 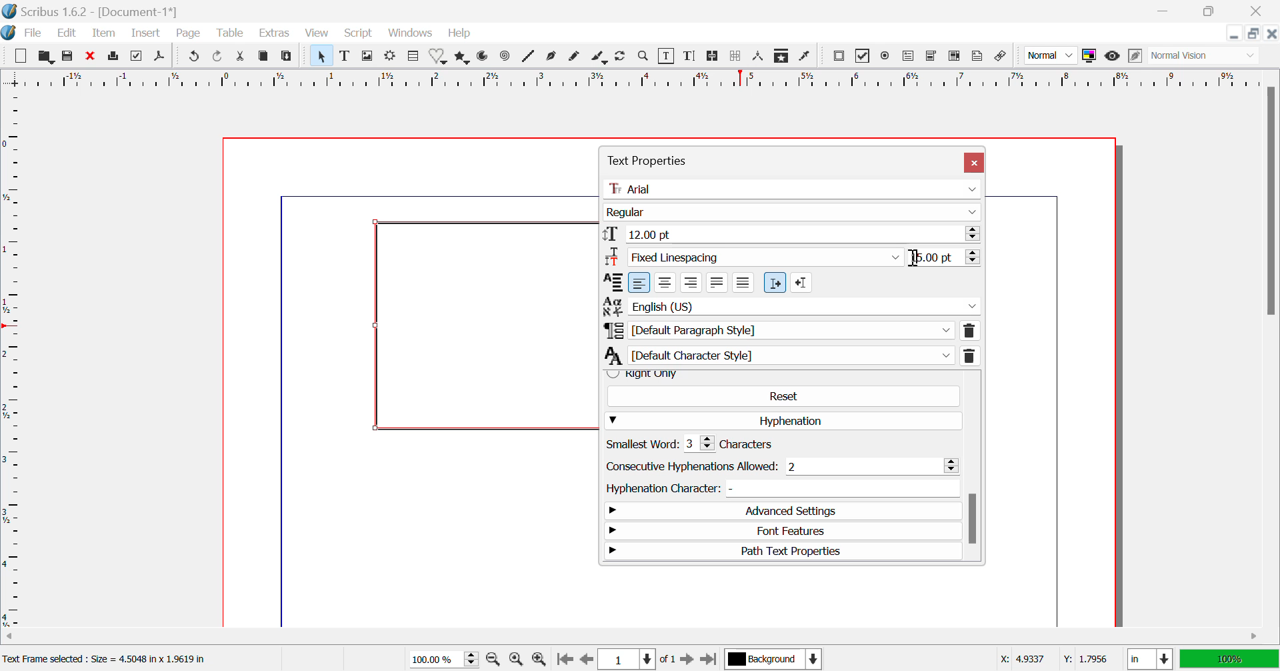 I want to click on Edit Text with Story Editor, so click(x=691, y=57).